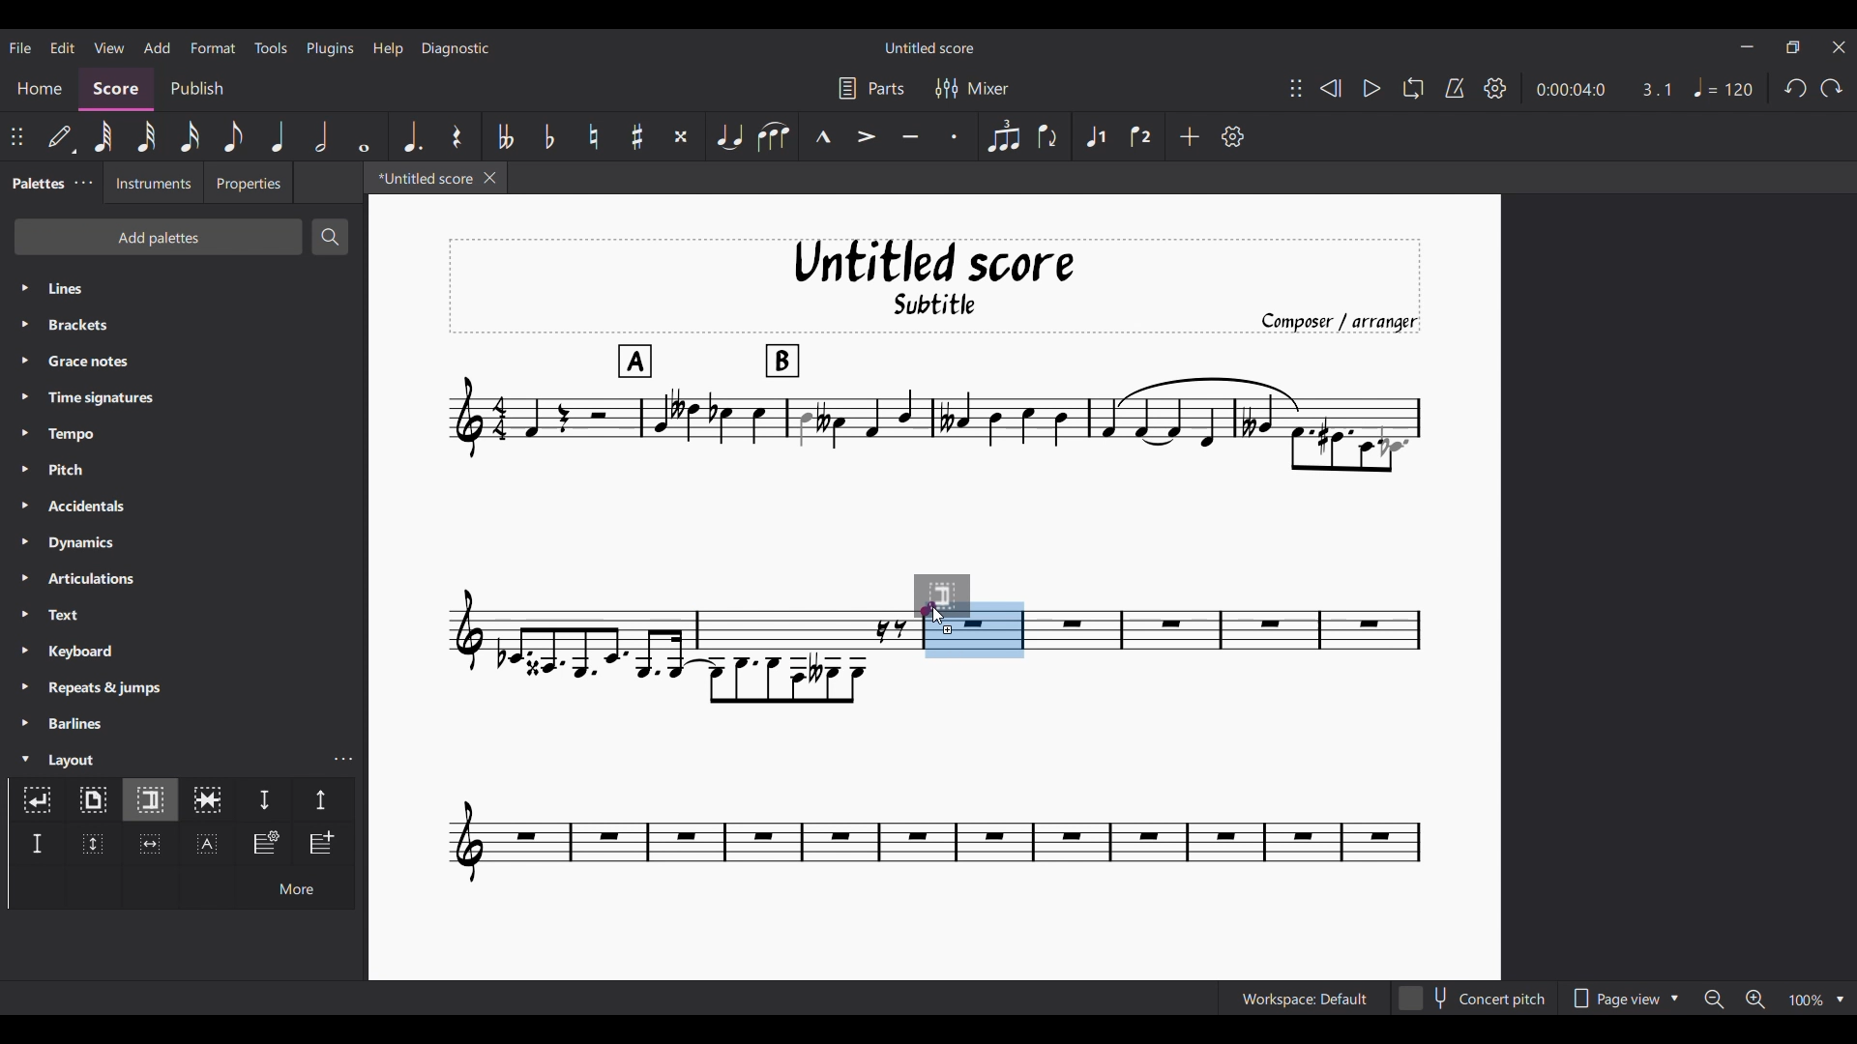 Image resolution: width=1857 pixels, height=1044 pixels. Describe the element at coordinates (1755, 999) in the screenshot. I see `Zoom in` at that location.